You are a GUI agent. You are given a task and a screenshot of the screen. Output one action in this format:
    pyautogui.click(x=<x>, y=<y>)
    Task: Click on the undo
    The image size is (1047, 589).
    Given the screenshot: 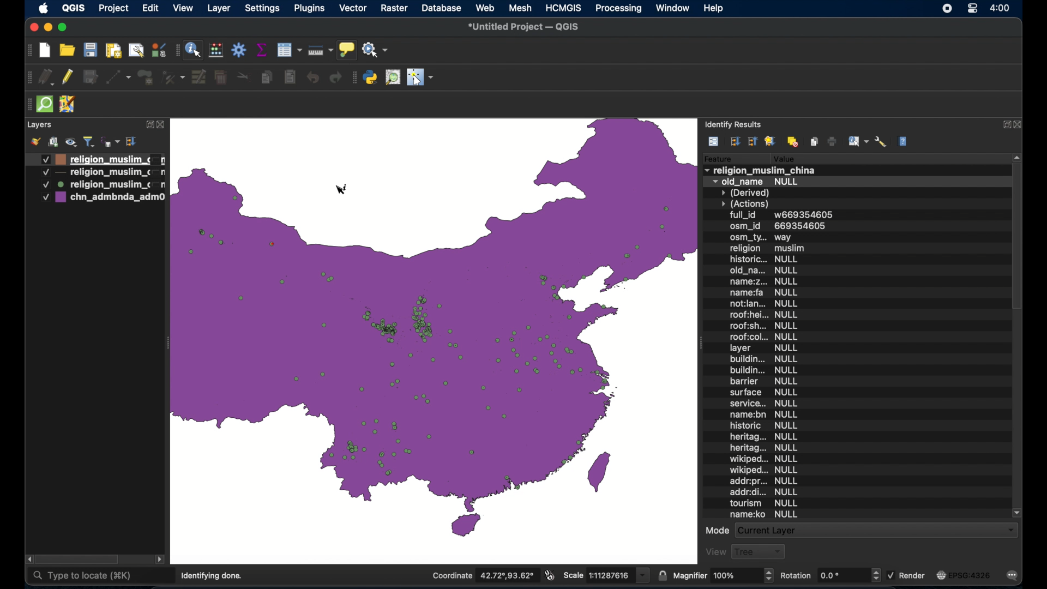 What is the action you would take?
    pyautogui.click(x=315, y=79)
    